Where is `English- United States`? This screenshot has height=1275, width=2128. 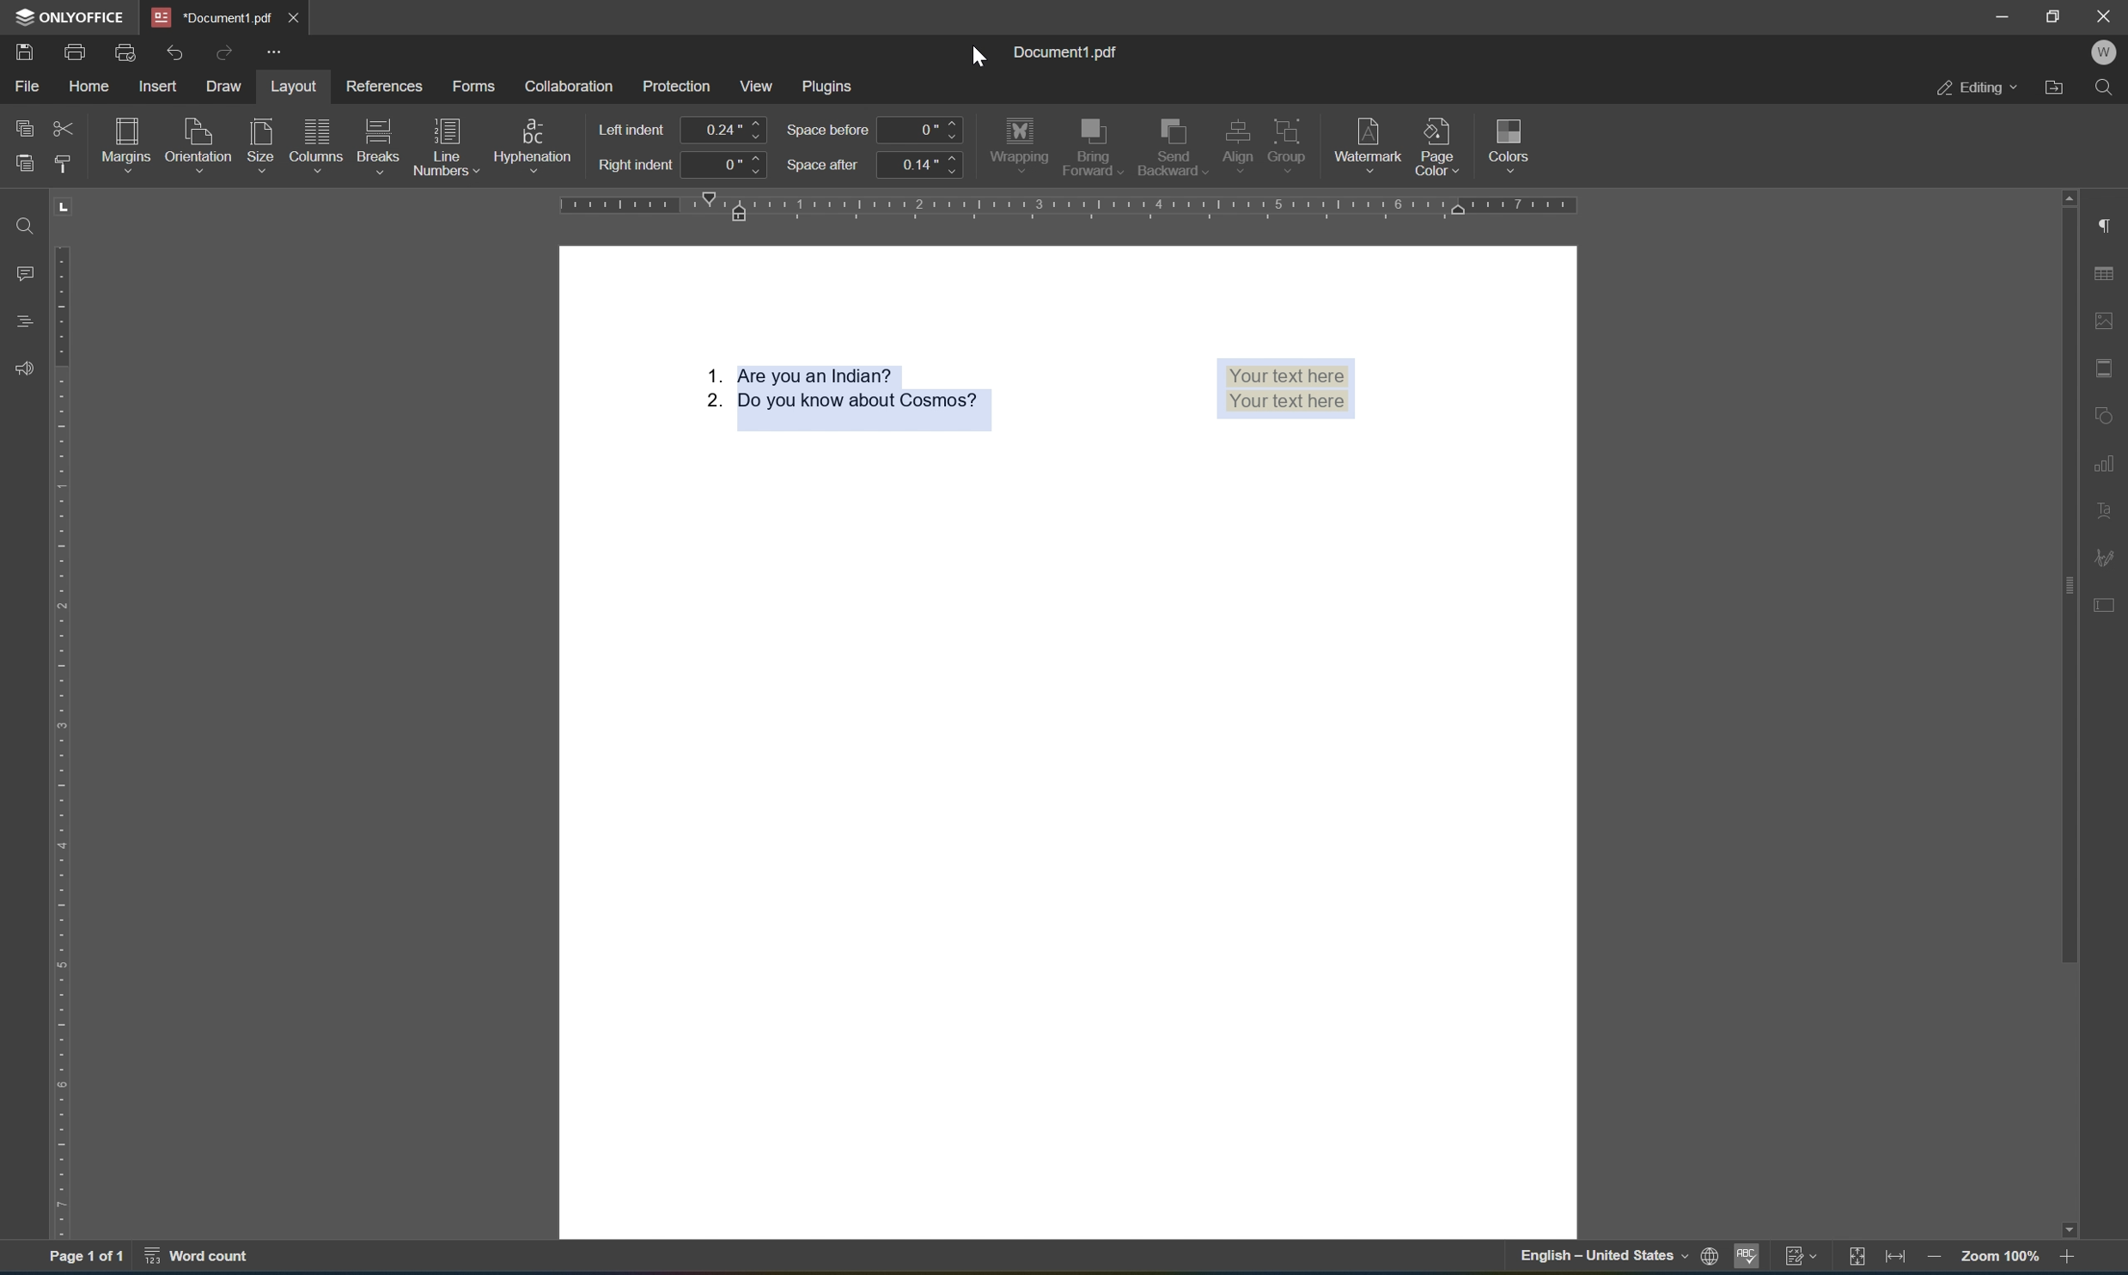
English- United States is located at coordinates (1615, 1258).